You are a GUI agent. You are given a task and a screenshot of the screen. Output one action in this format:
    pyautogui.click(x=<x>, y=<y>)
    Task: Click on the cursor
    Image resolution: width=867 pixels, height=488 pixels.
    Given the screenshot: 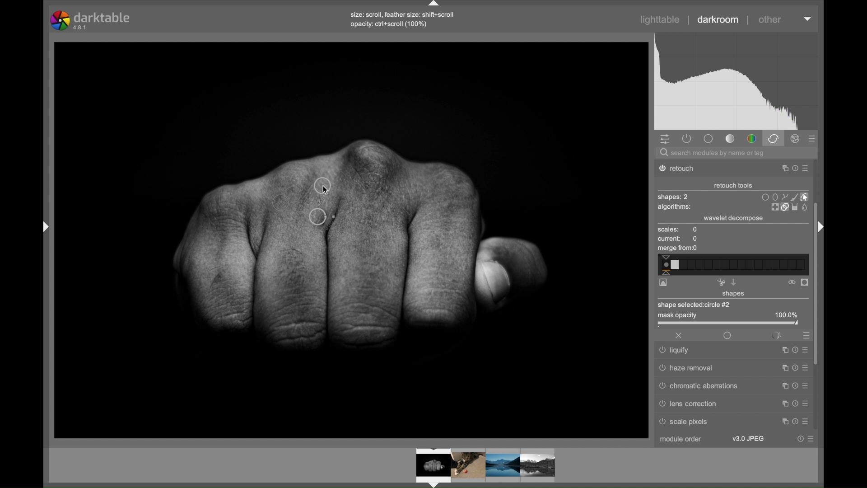 What is the action you would take?
    pyautogui.click(x=331, y=191)
    